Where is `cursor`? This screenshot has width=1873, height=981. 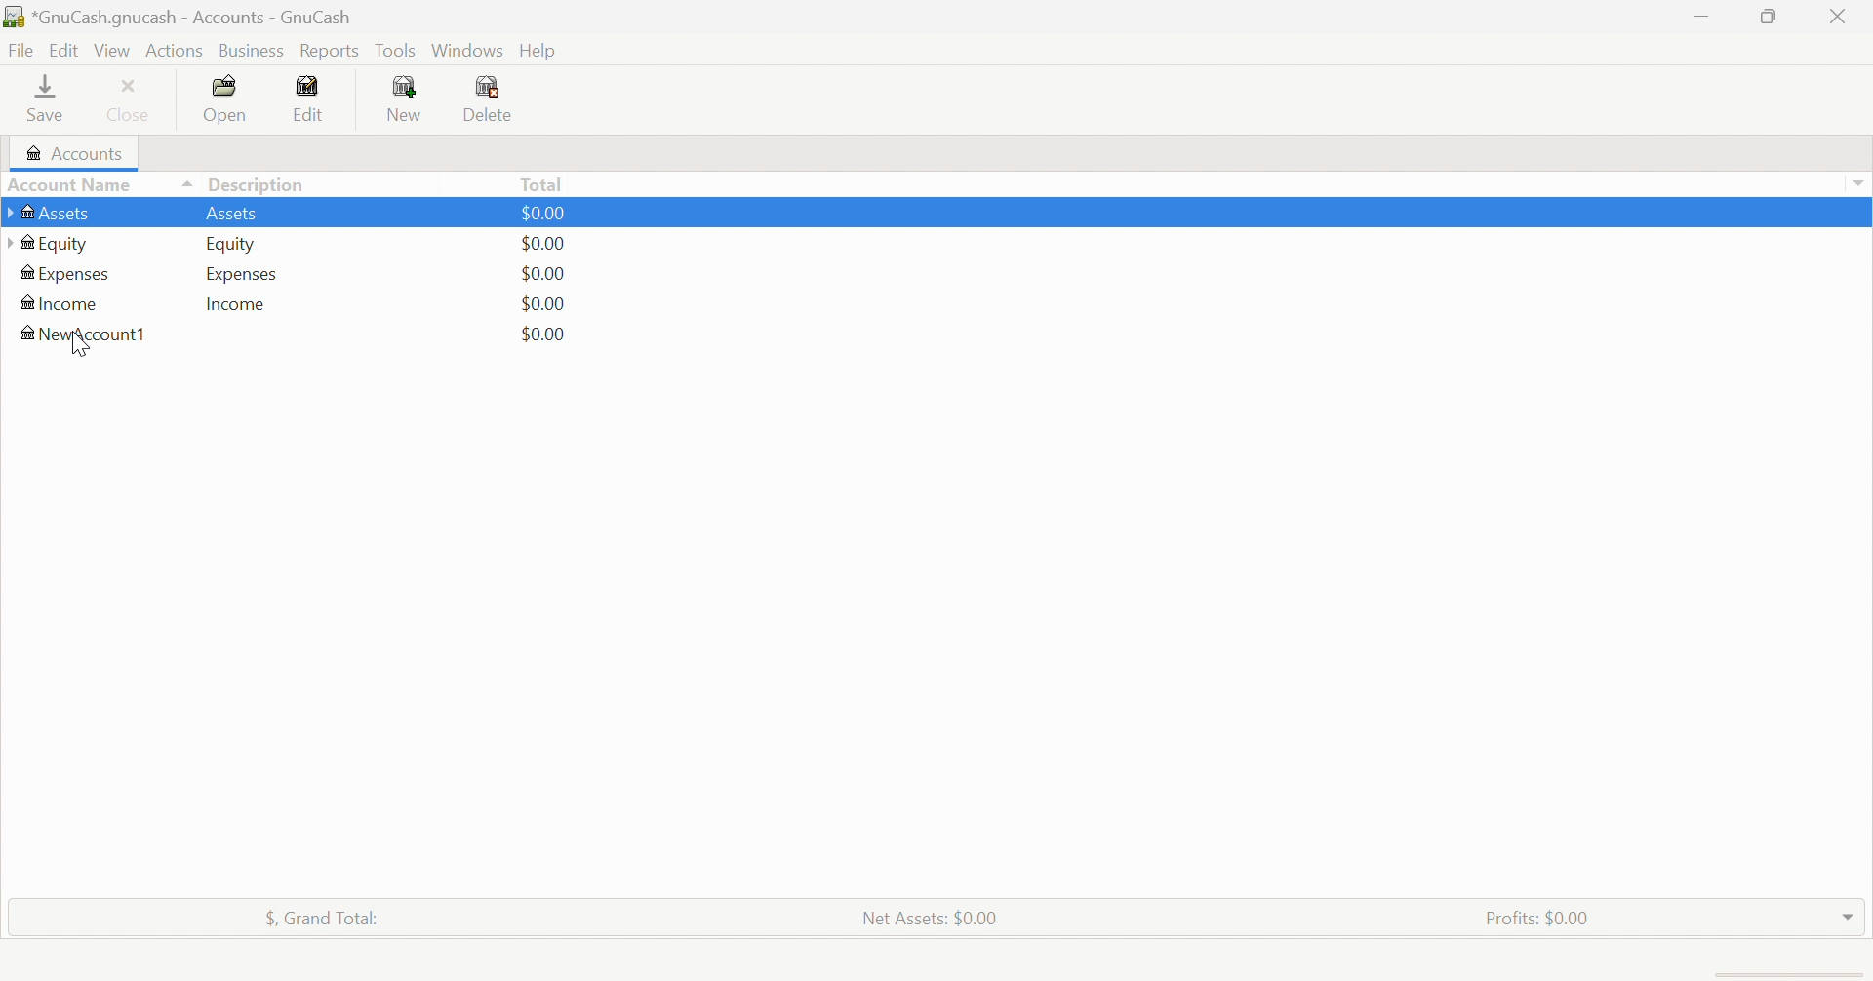 cursor is located at coordinates (81, 345).